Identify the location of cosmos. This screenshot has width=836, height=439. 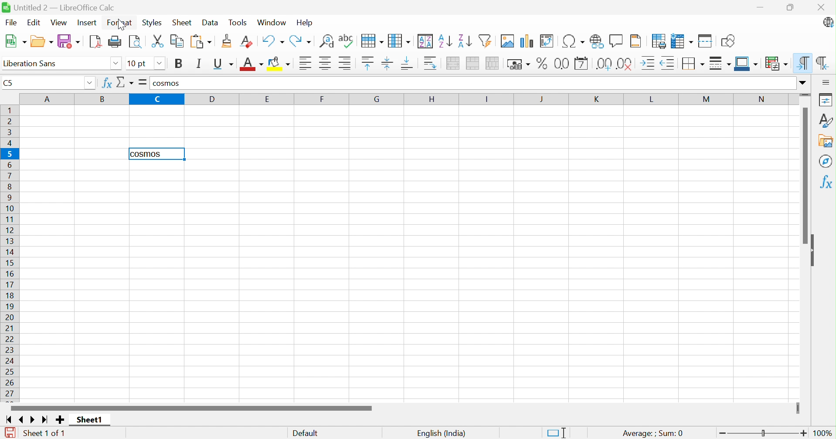
(145, 155).